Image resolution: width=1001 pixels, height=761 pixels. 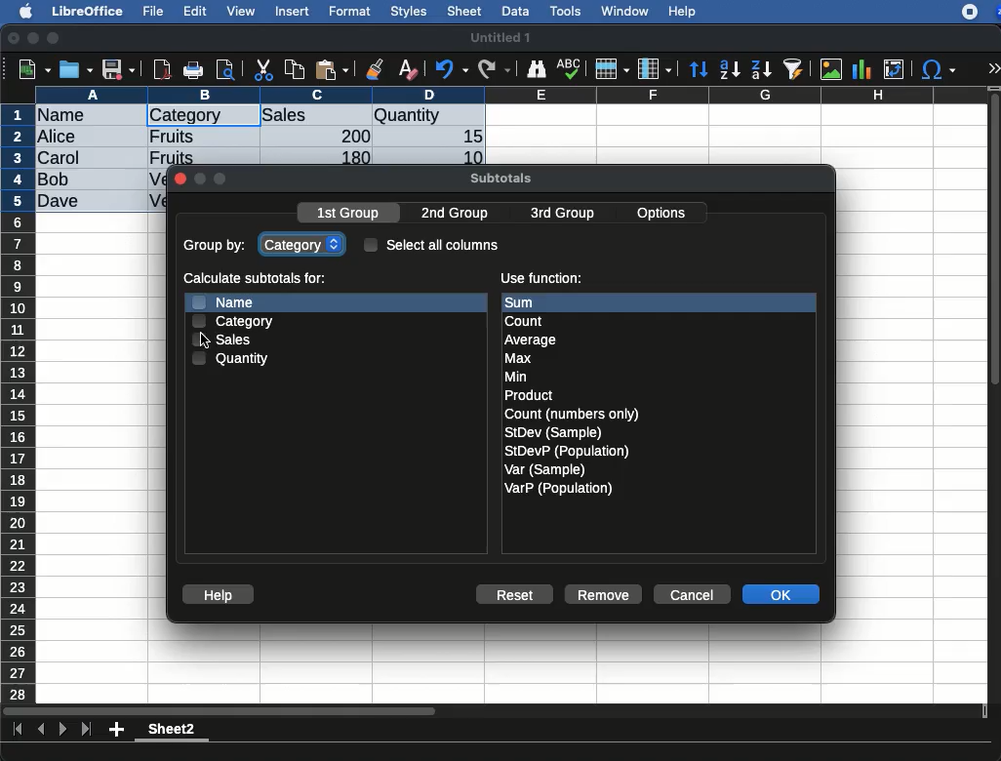 What do you see at coordinates (209, 340) in the screenshot?
I see `click` at bounding box center [209, 340].